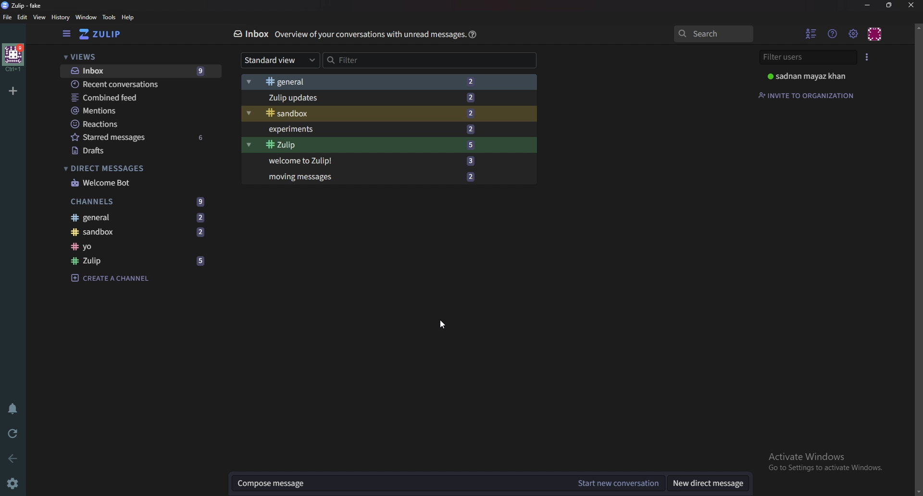 Image resolution: width=923 pixels, height=496 pixels. What do you see at coordinates (472, 34) in the screenshot?
I see `help` at bounding box center [472, 34].